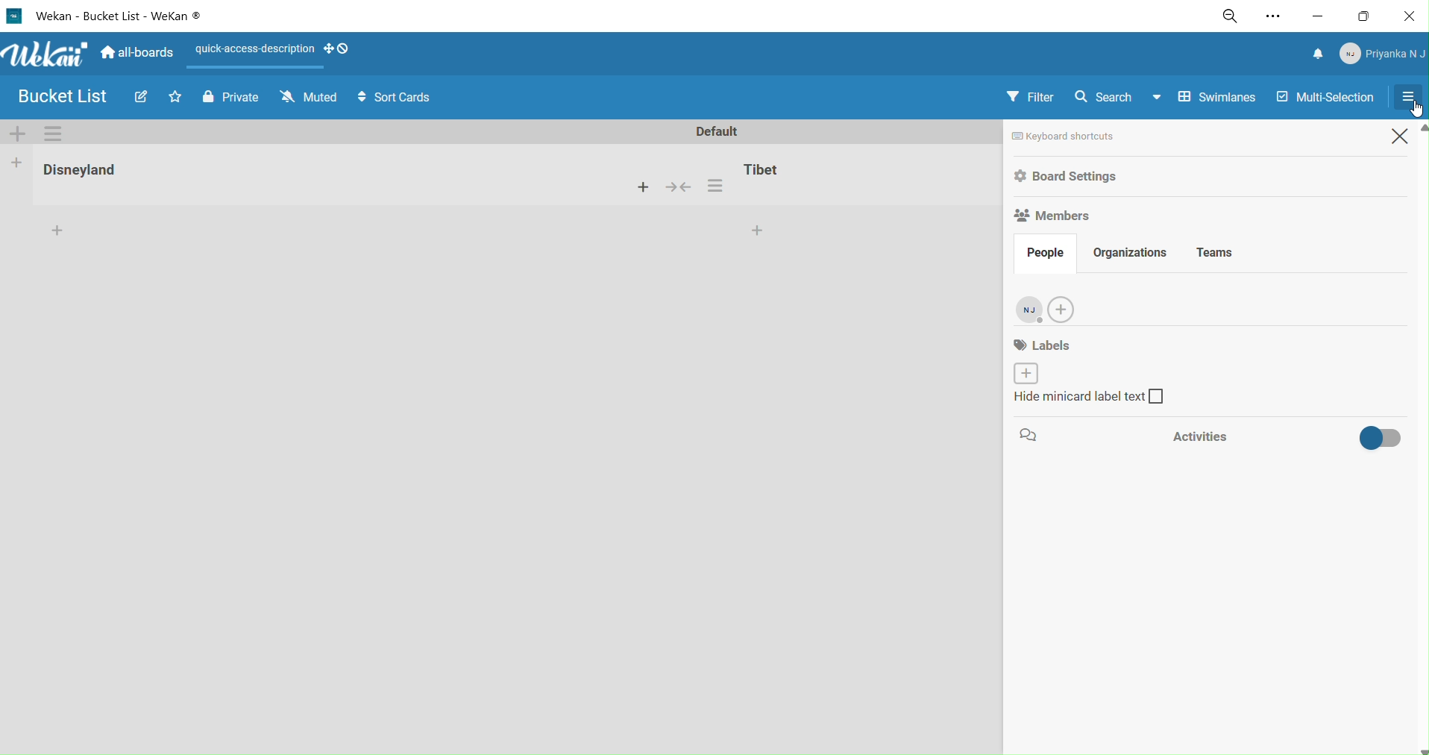 Image resolution: width=1429 pixels, height=755 pixels. I want to click on show desktop draghandles, so click(337, 48).